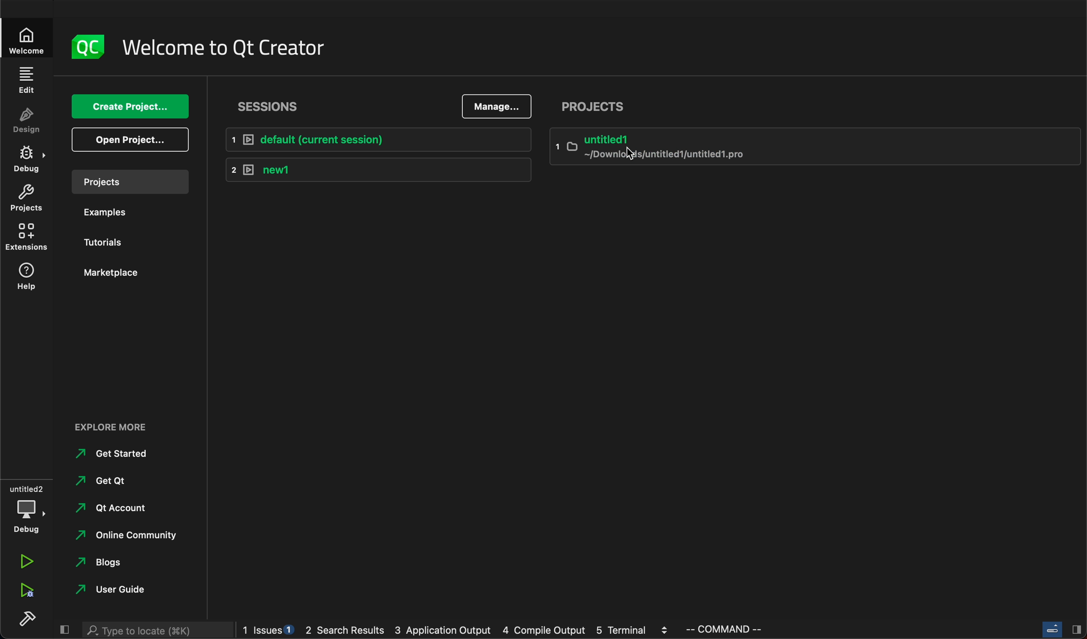 This screenshot has width=1087, height=639. What do you see at coordinates (1062, 630) in the screenshot?
I see `close sidebar` at bounding box center [1062, 630].